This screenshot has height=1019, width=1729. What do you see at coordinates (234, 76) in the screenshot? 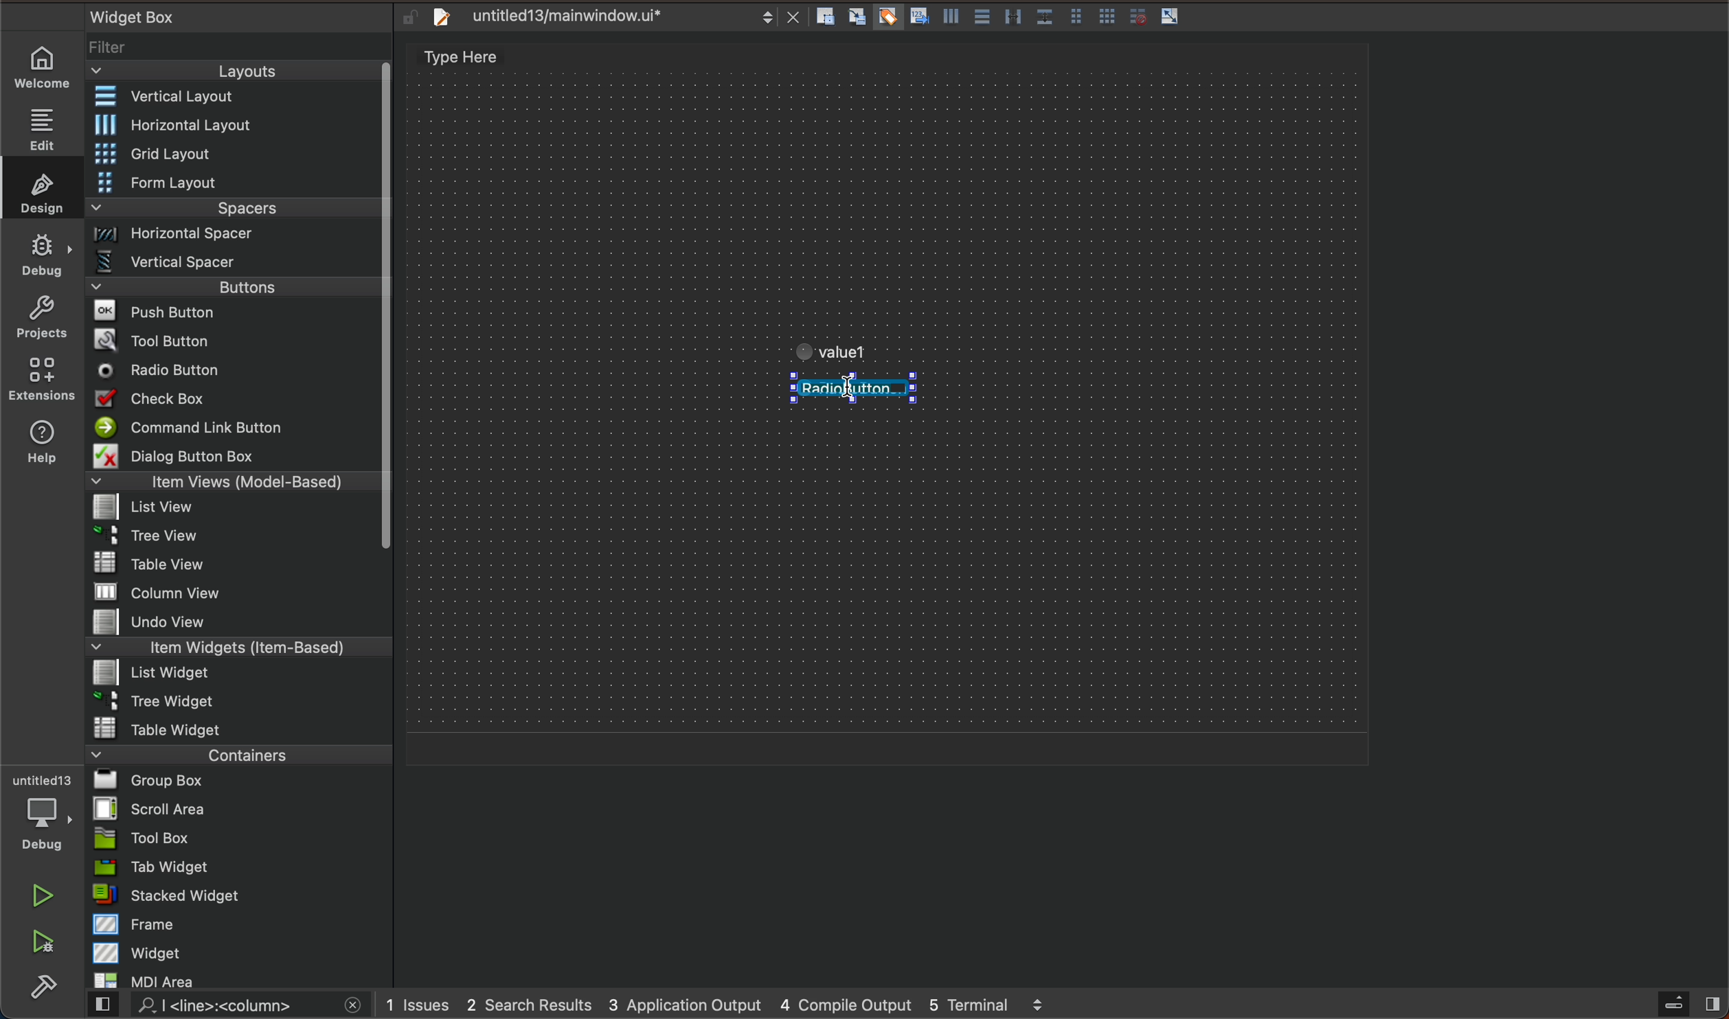
I see `layouts` at bounding box center [234, 76].